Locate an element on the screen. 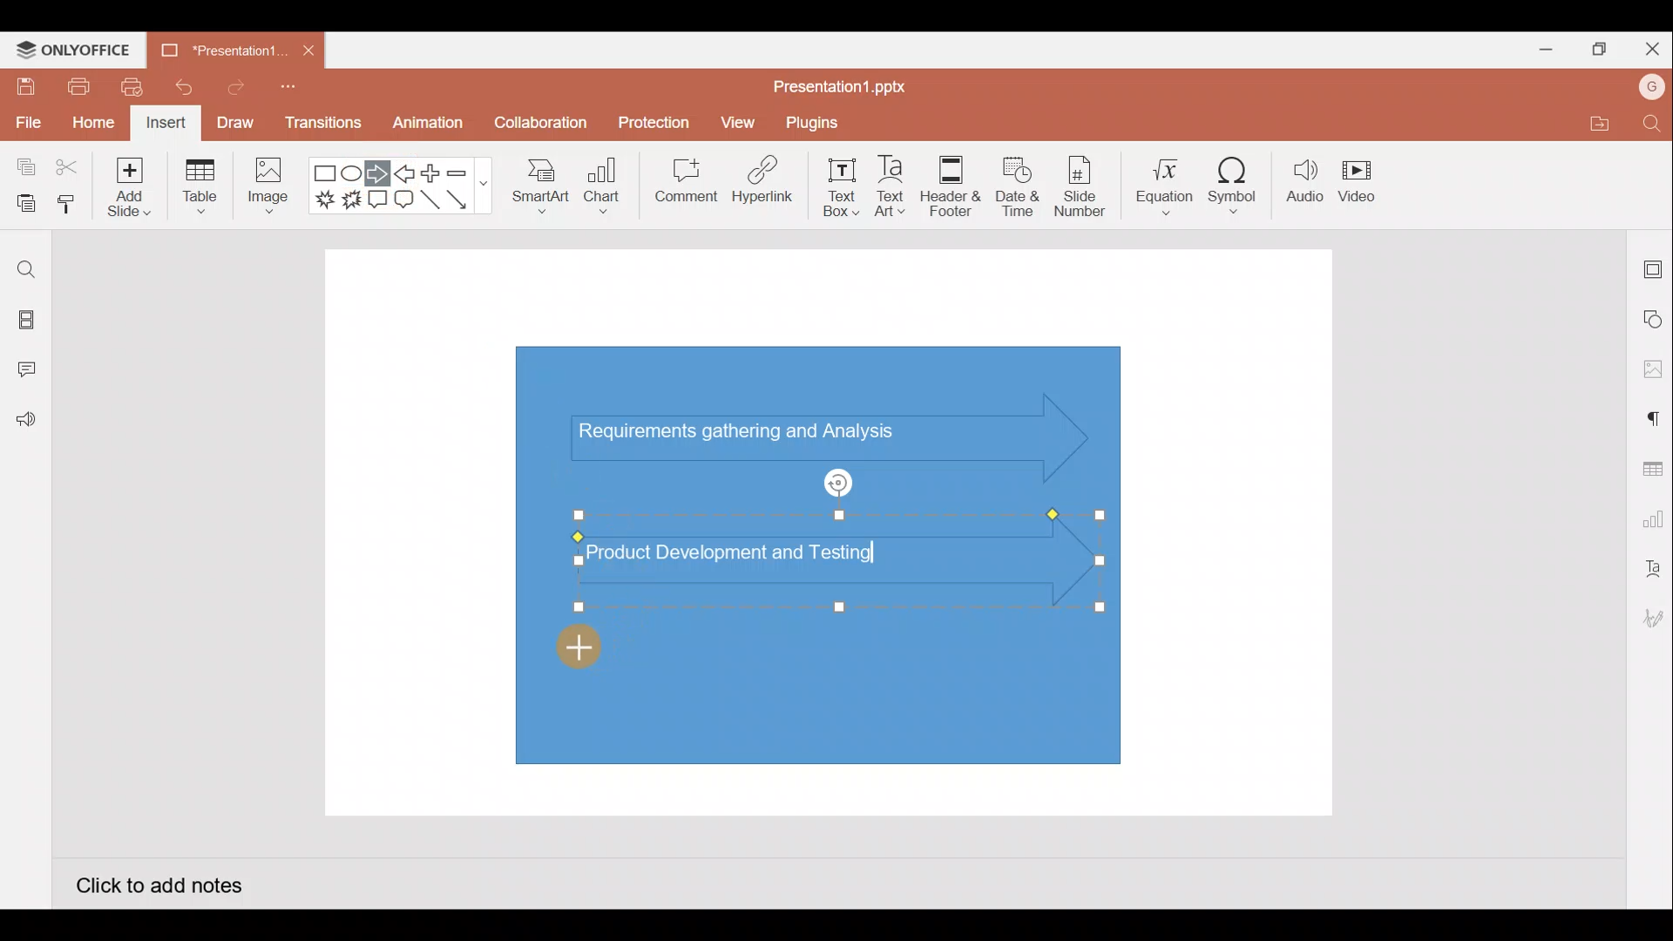  Maximize is located at coordinates (1595, 50).